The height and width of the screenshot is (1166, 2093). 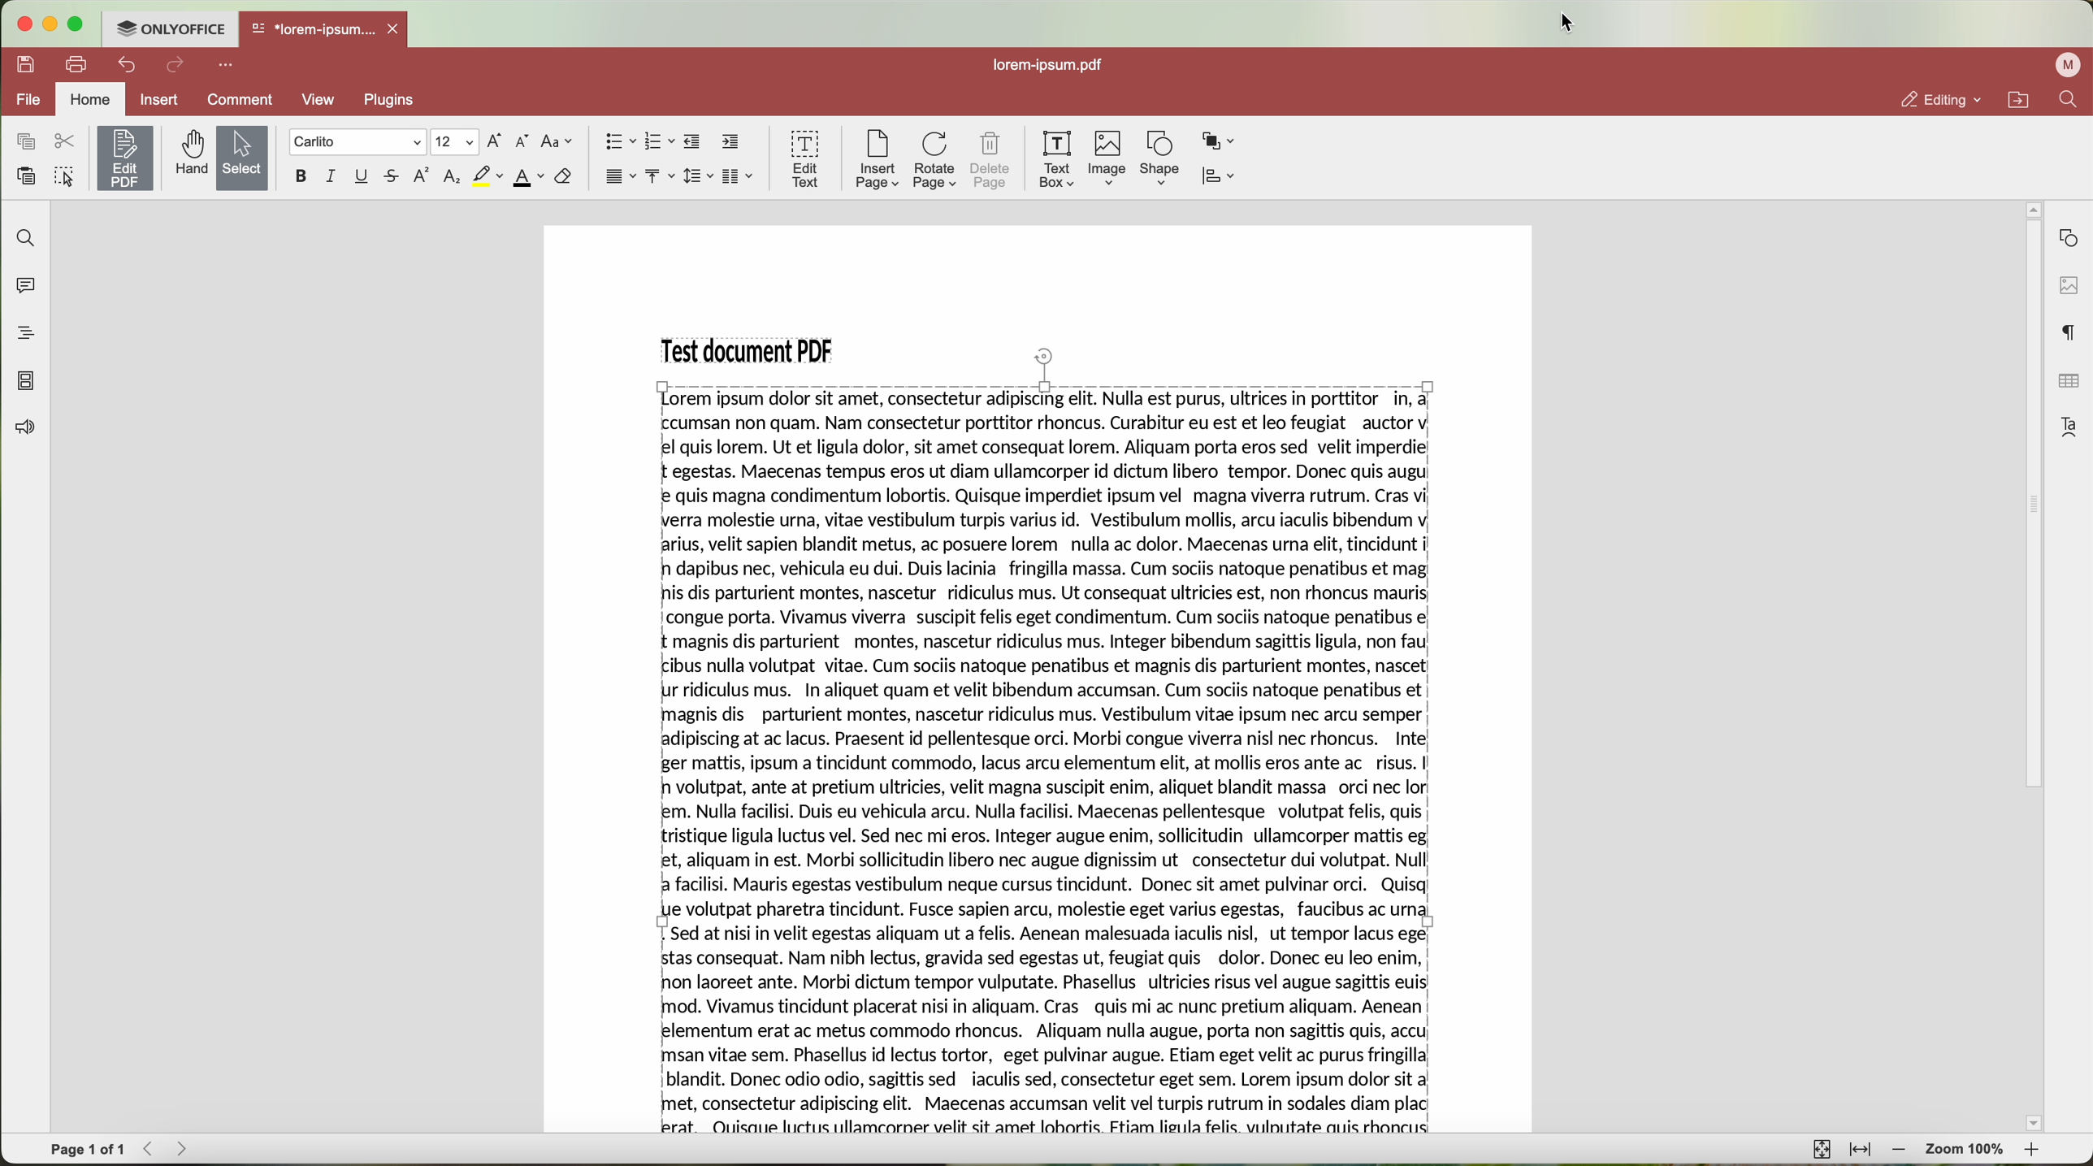 I want to click on decrease indent, so click(x=692, y=141).